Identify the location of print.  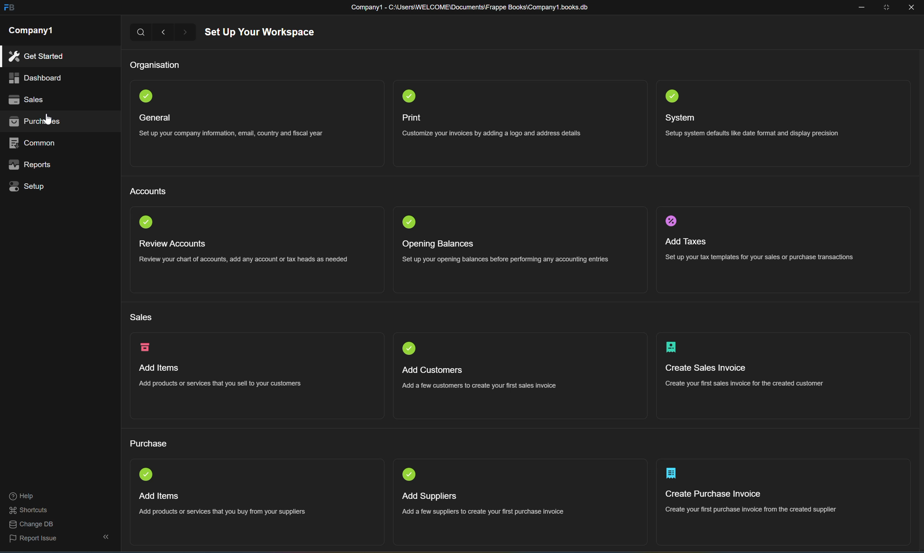
(412, 118).